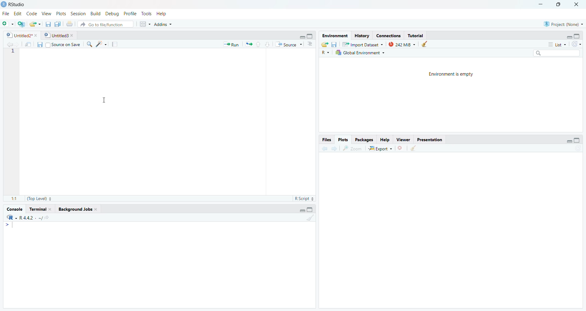  Describe the element at coordinates (304, 199) in the screenshot. I see `R Script ` at that location.